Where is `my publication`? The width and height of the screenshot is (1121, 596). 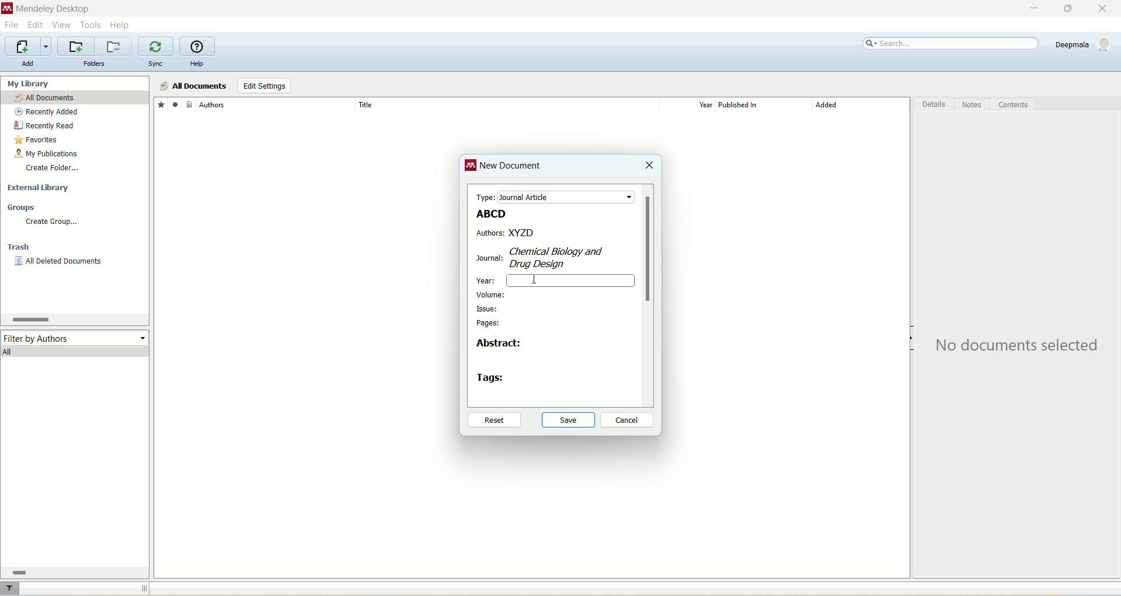 my publication is located at coordinates (48, 155).